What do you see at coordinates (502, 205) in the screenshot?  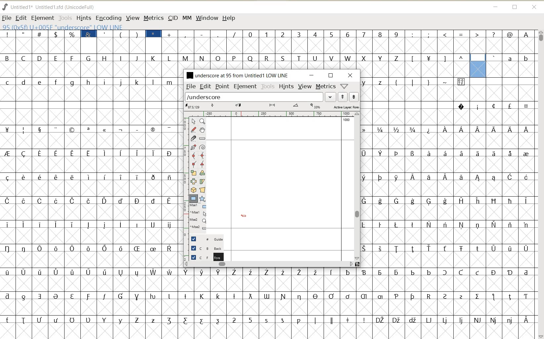 I see `GLYPHY CHARACTERS` at bounding box center [502, 205].